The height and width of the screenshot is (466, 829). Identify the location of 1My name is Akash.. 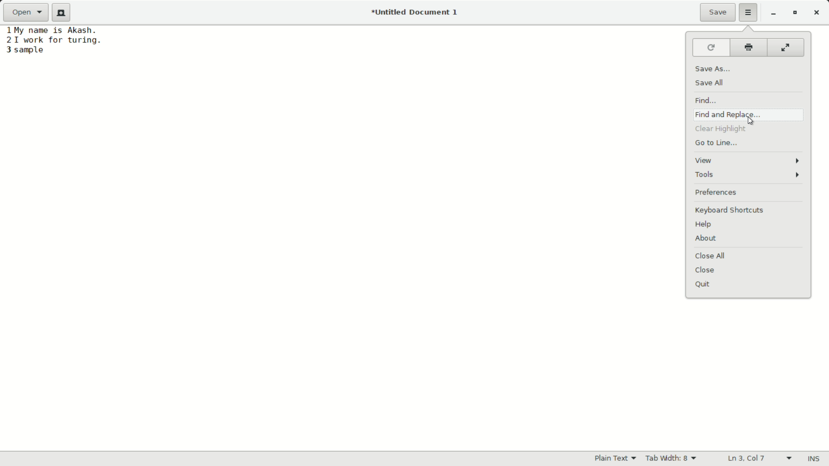
(53, 30).